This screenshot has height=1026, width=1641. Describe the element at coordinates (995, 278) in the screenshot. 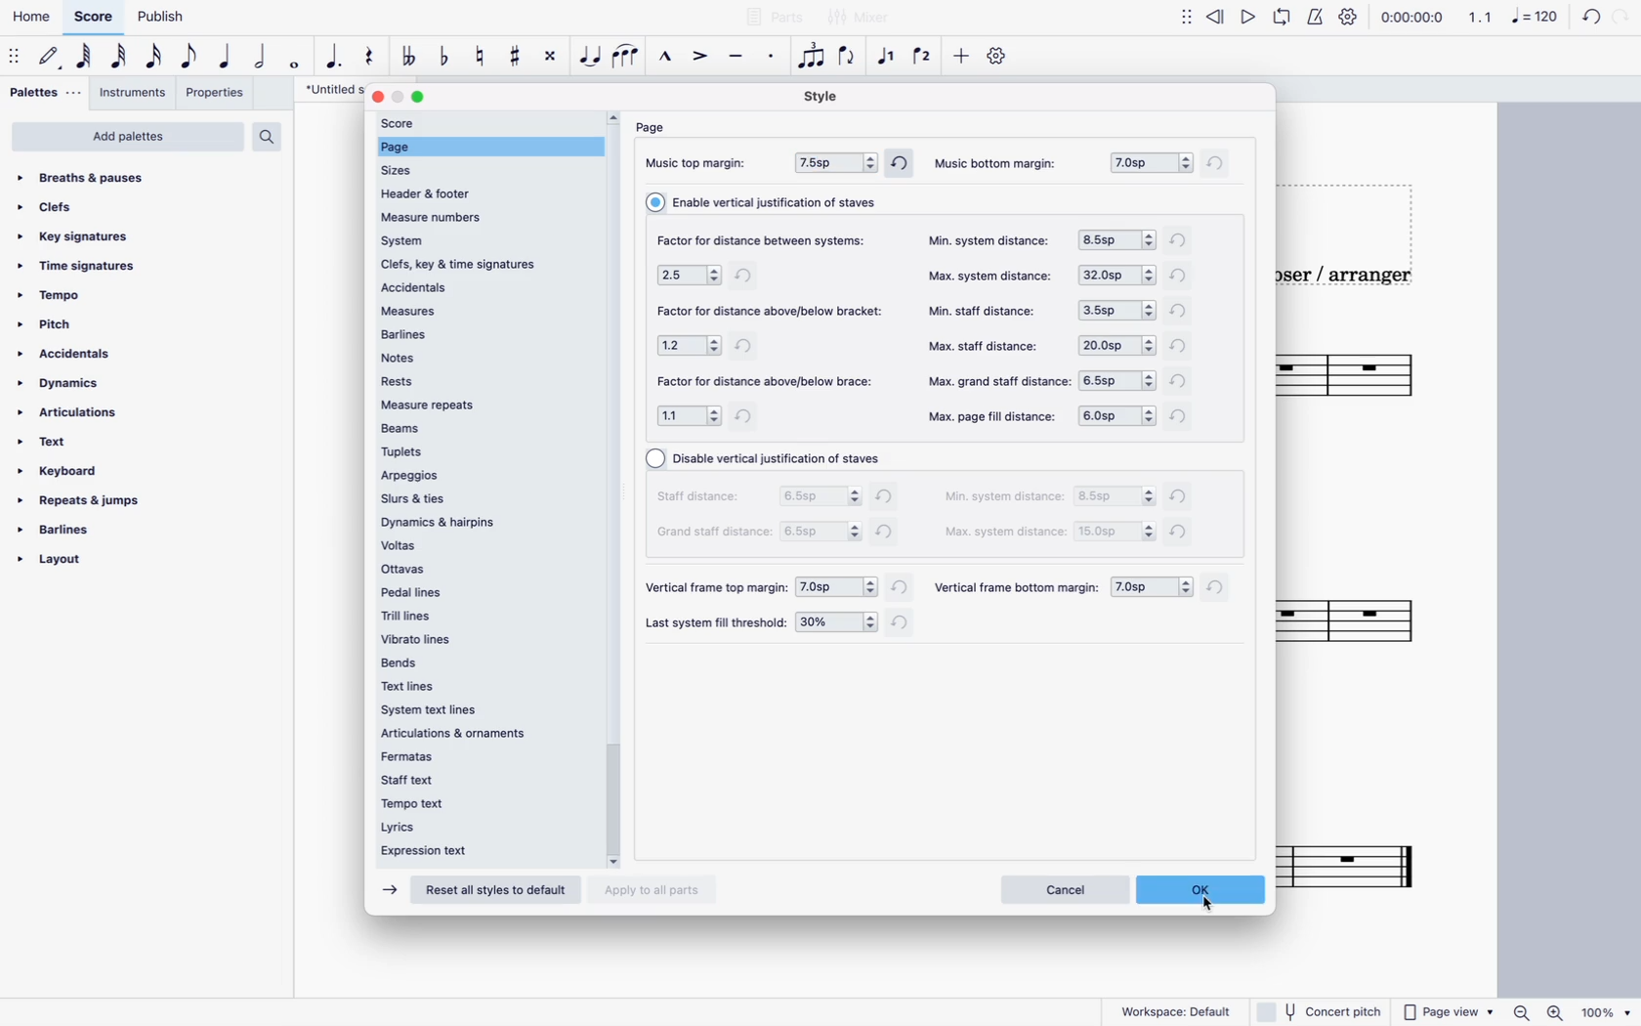

I see `max. system distance` at that location.